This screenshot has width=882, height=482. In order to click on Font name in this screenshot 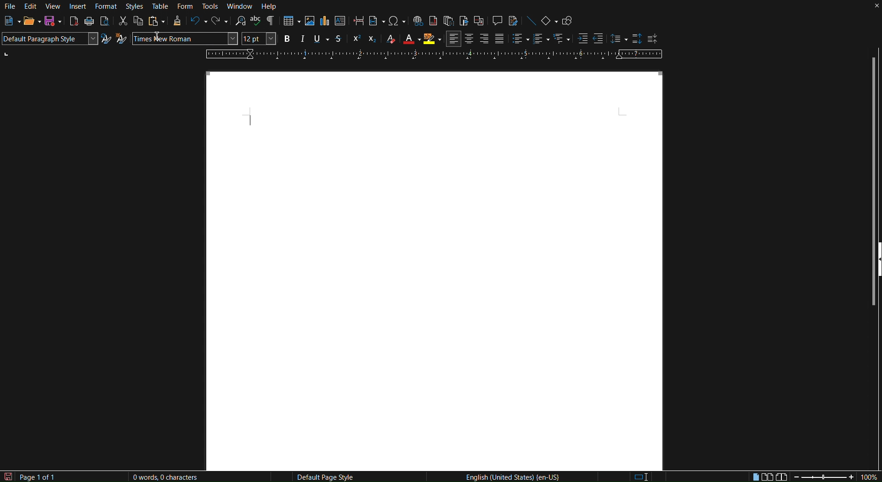, I will do `click(228, 39)`.